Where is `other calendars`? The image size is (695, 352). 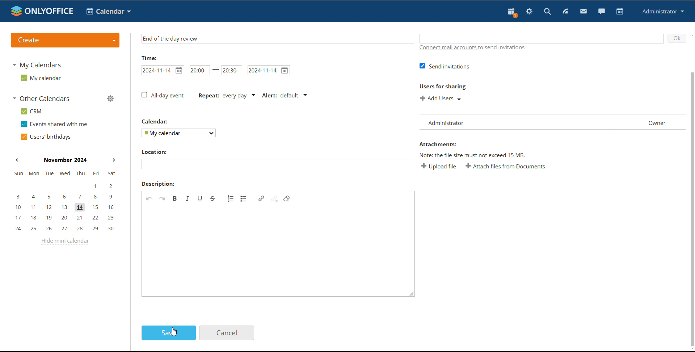
other calendars is located at coordinates (42, 98).